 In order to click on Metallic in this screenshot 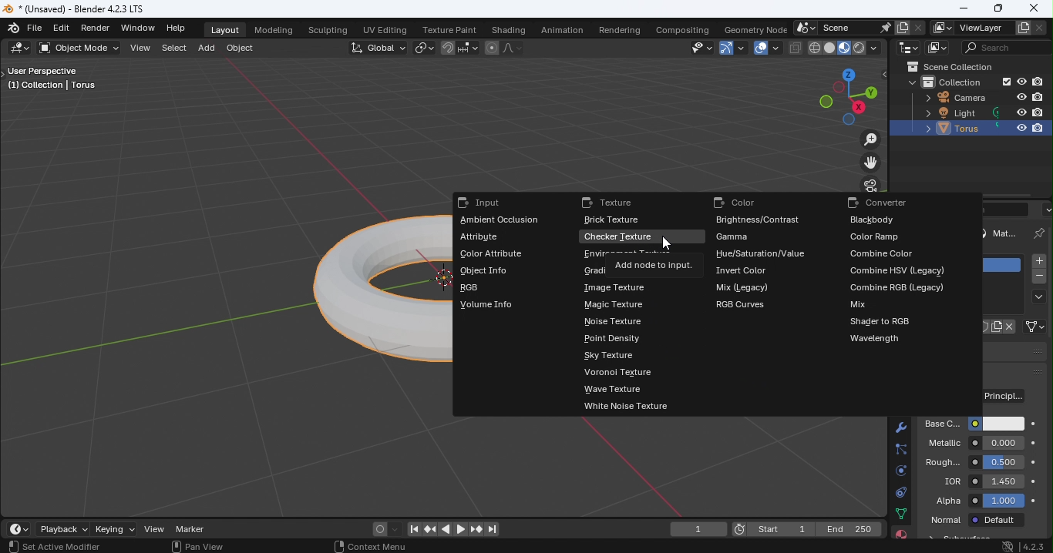, I will do `click(971, 444)`.